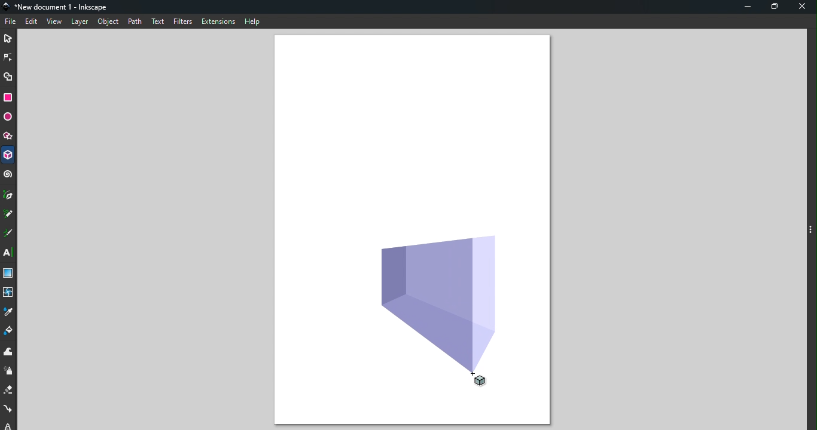 The image size is (817, 430). I want to click on Object, so click(106, 23).